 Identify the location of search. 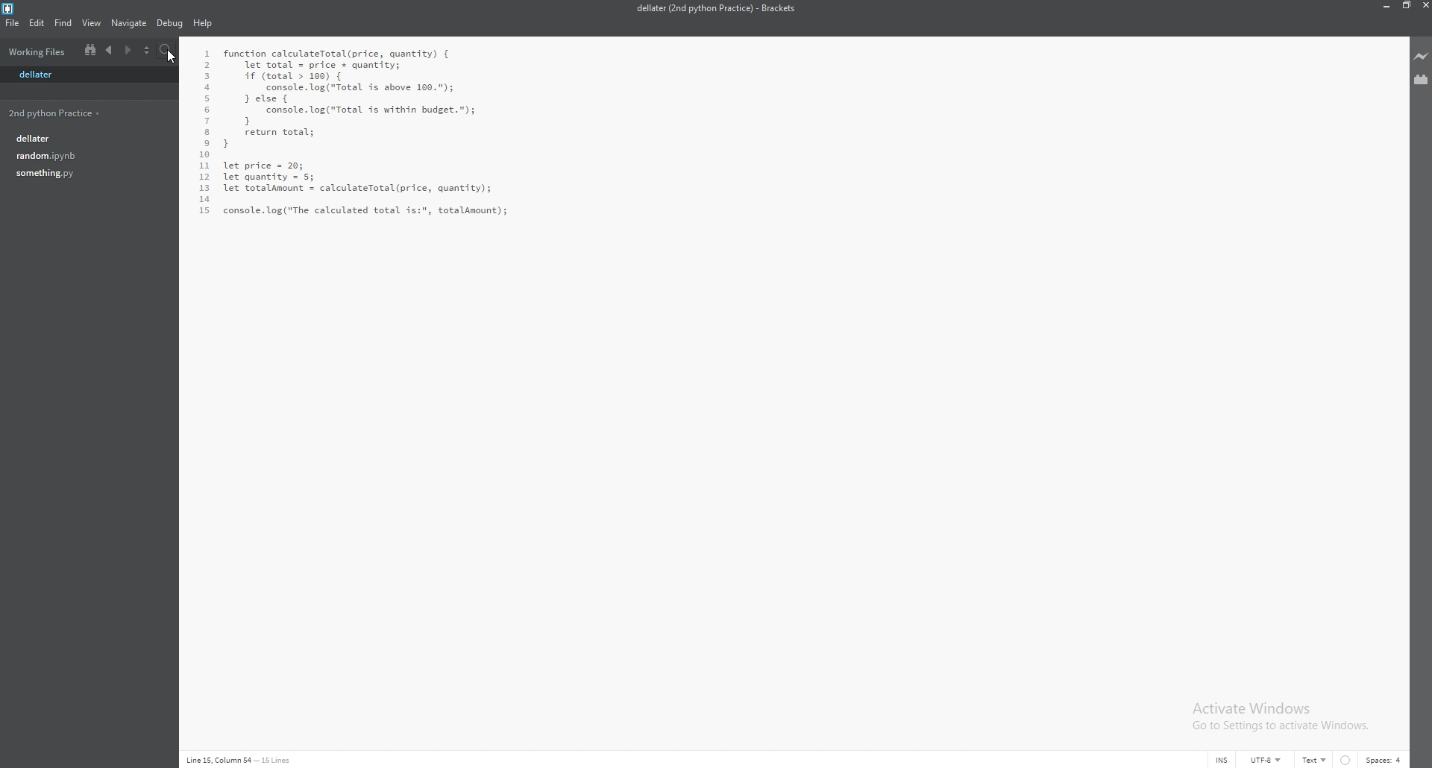
(167, 51).